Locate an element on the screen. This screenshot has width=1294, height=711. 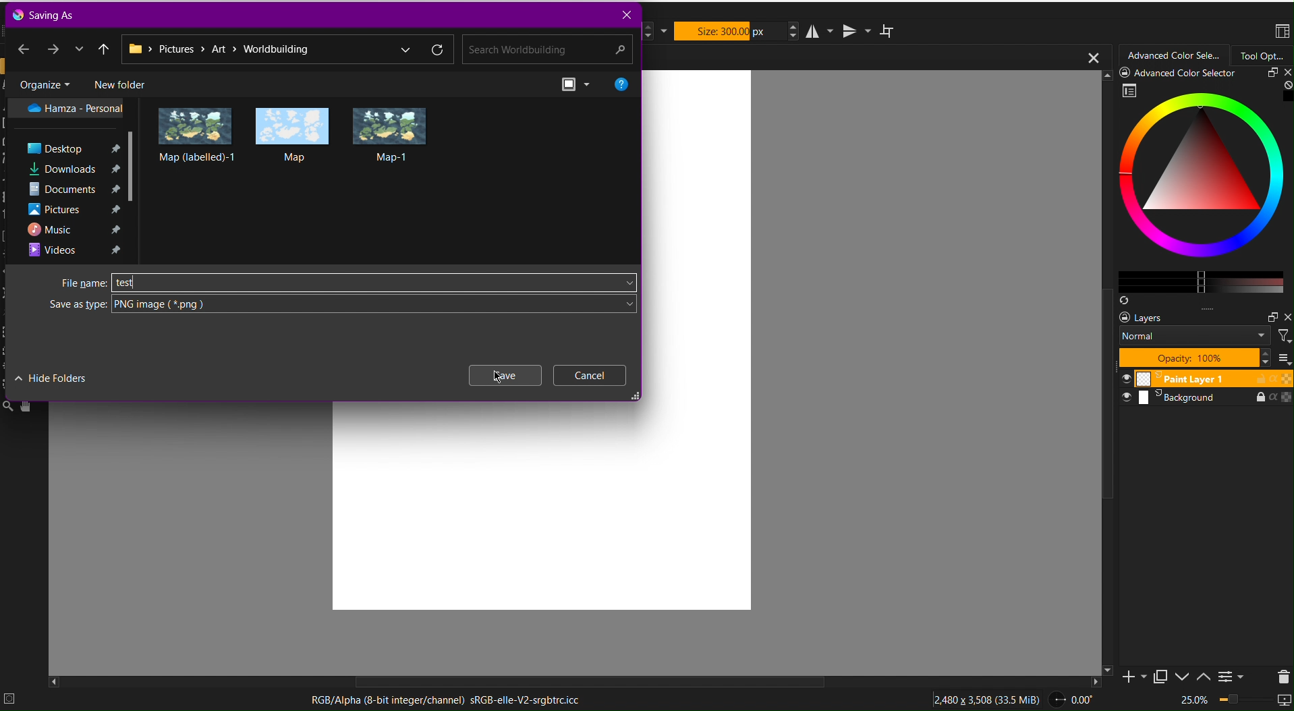
Slide Options is located at coordinates (1185, 677).